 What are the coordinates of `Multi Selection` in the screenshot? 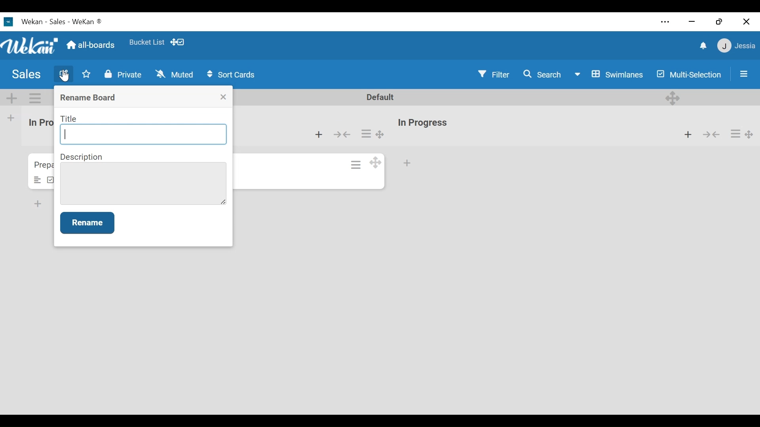 It's located at (690, 76).